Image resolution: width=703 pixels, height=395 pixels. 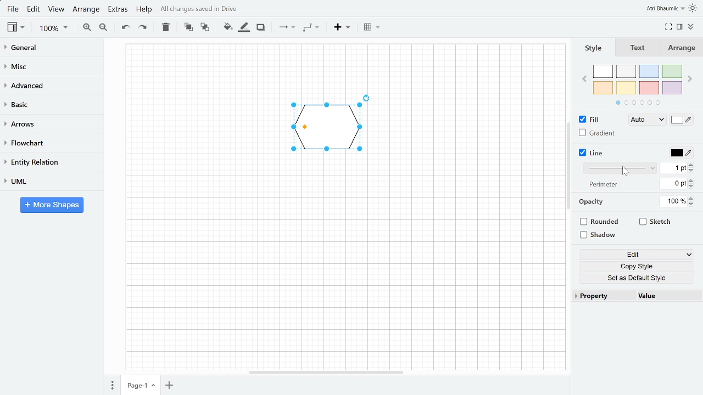 I want to click on Fill line, so click(x=246, y=28).